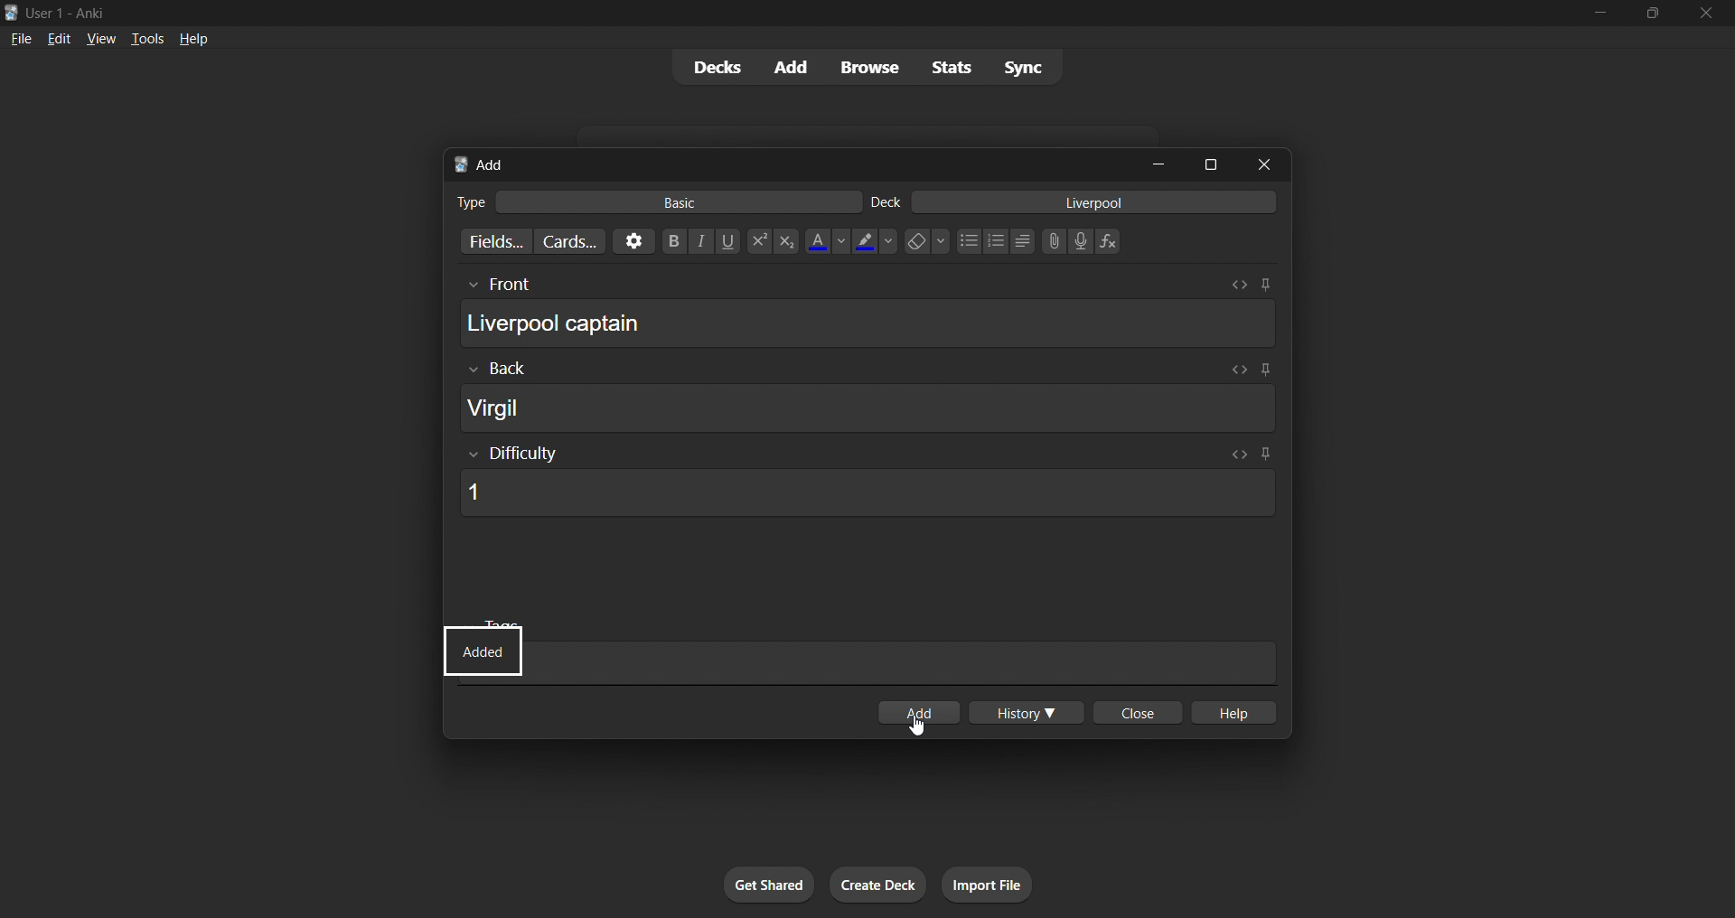 Image resolution: width=1735 pixels, height=918 pixels. Describe the element at coordinates (1023, 241) in the screenshot. I see `Alignment` at that location.